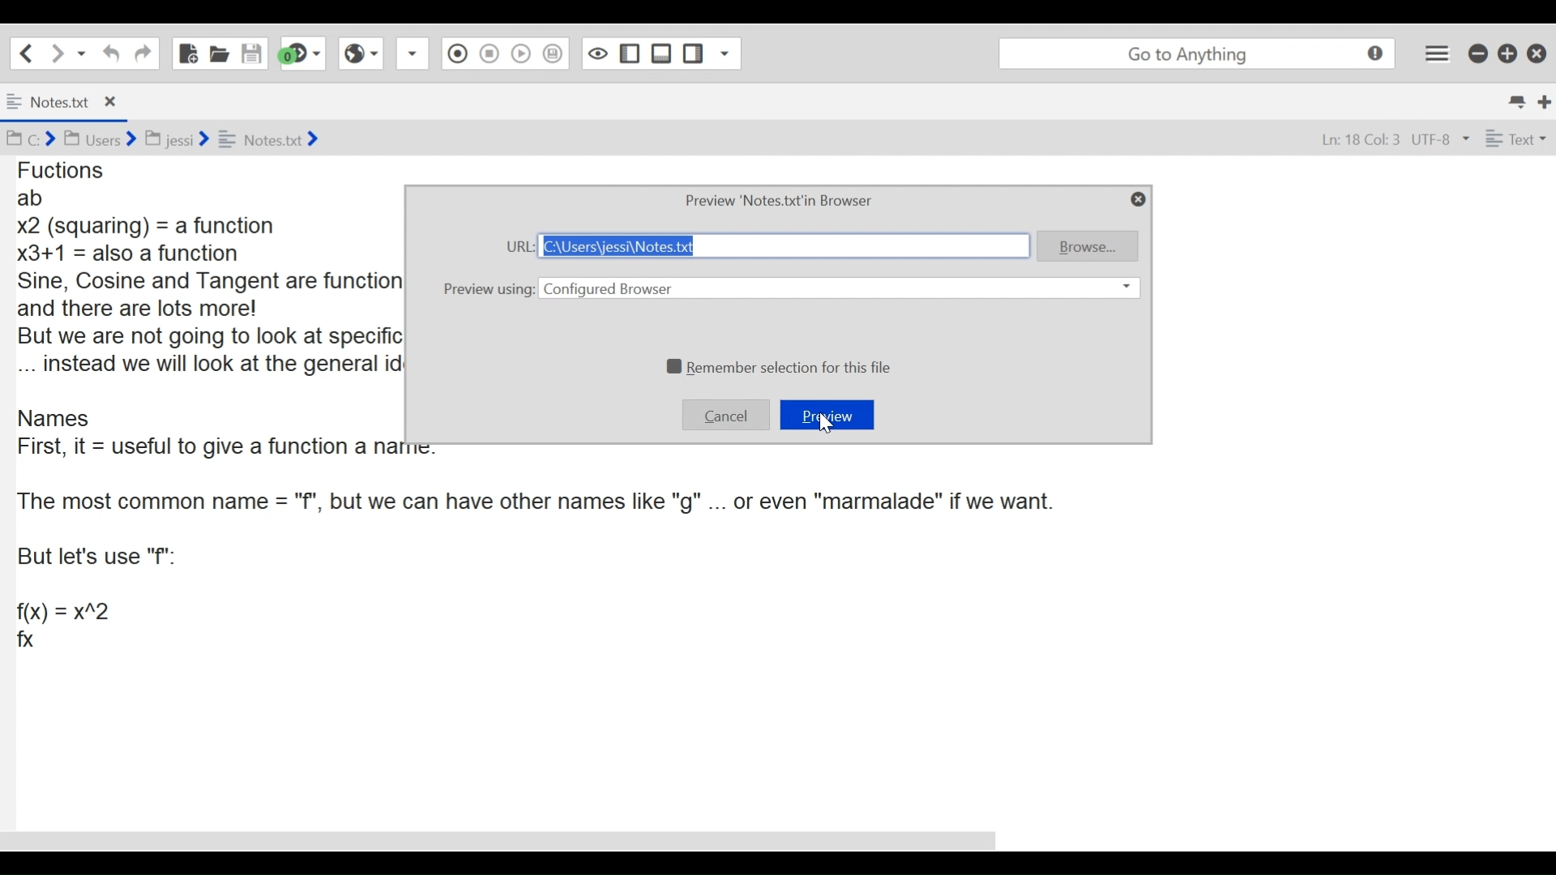 The width and height of the screenshot is (1556, 875). I want to click on Save Macro to toolbox as Superscript, so click(554, 53).